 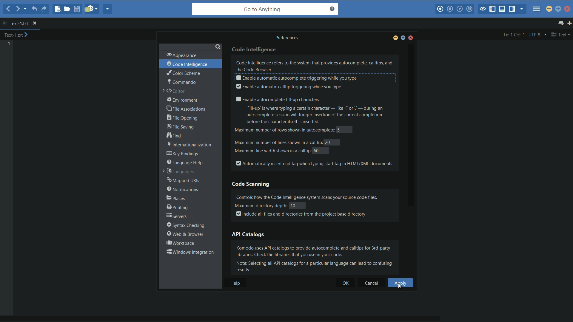 I want to click on apply, so click(x=401, y=283).